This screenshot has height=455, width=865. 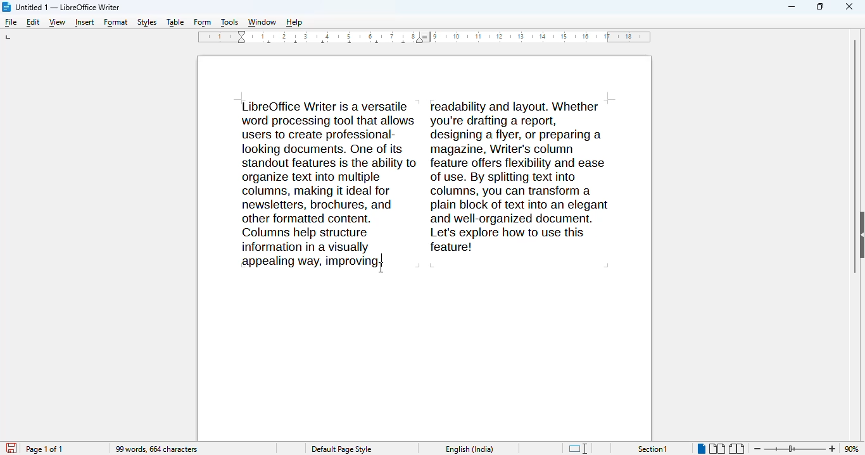 I want to click on table, so click(x=175, y=22).